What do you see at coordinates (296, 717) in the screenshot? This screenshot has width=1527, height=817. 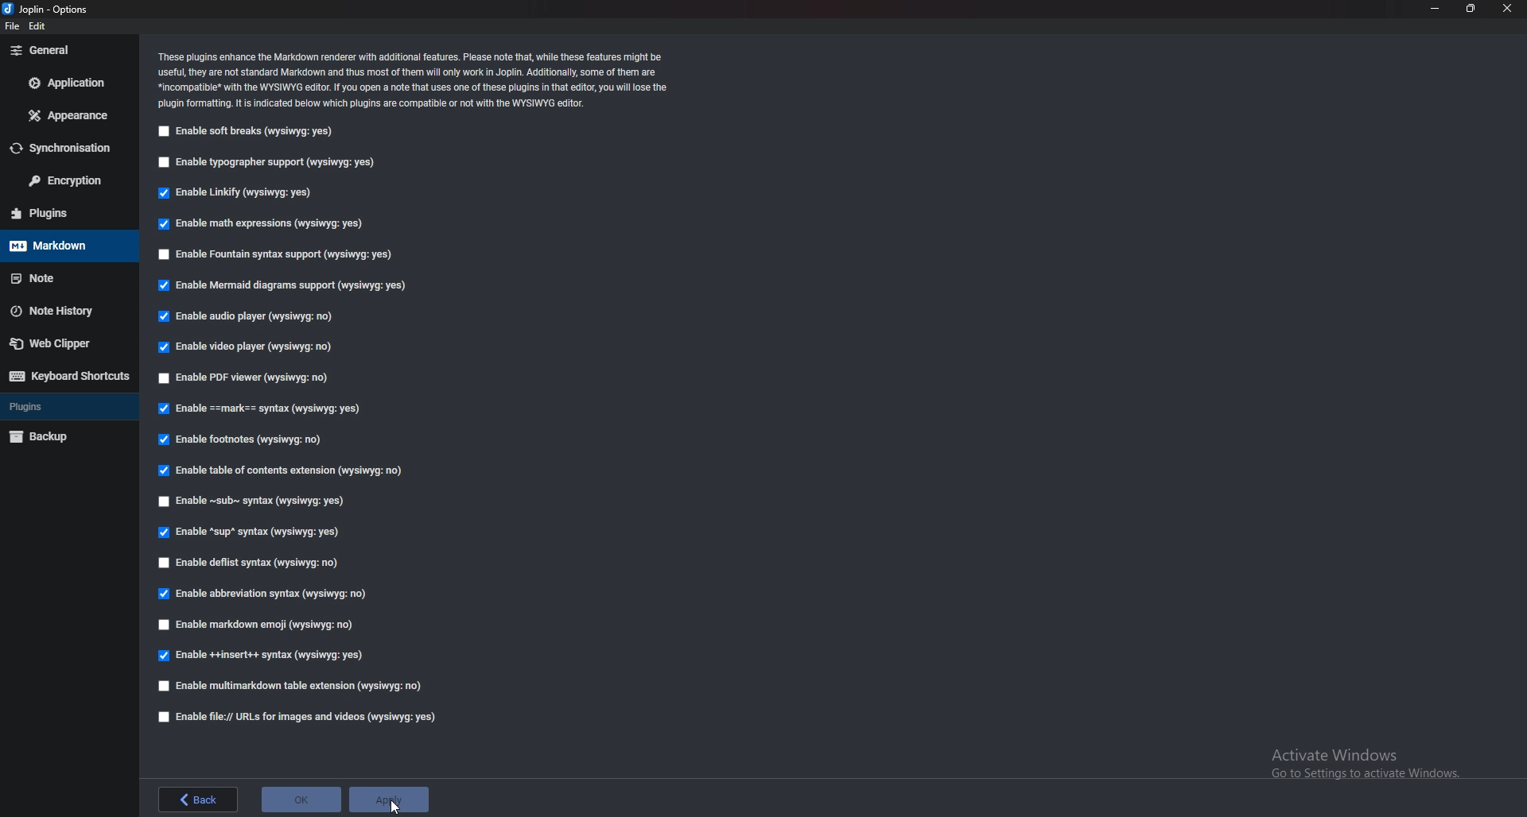 I see `Enable file urls for images and videos` at bounding box center [296, 717].